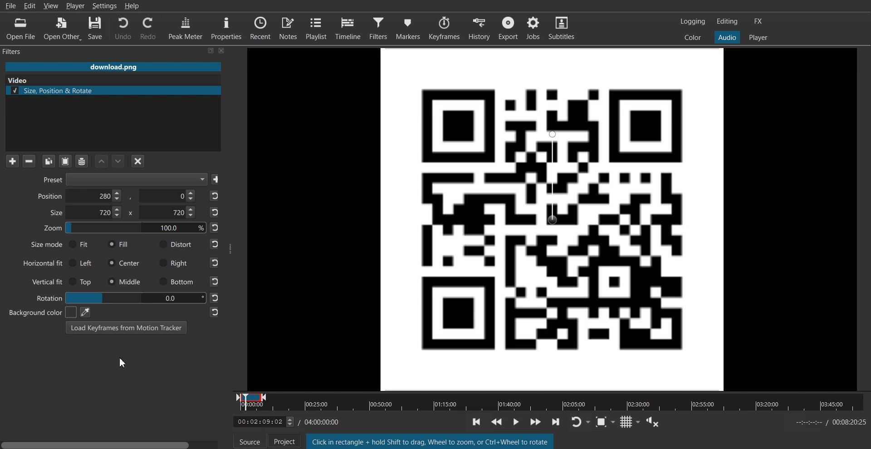 Image resolution: width=871 pixels, height=449 pixels. What do you see at coordinates (508, 27) in the screenshot?
I see `Export` at bounding box center [508, 27].